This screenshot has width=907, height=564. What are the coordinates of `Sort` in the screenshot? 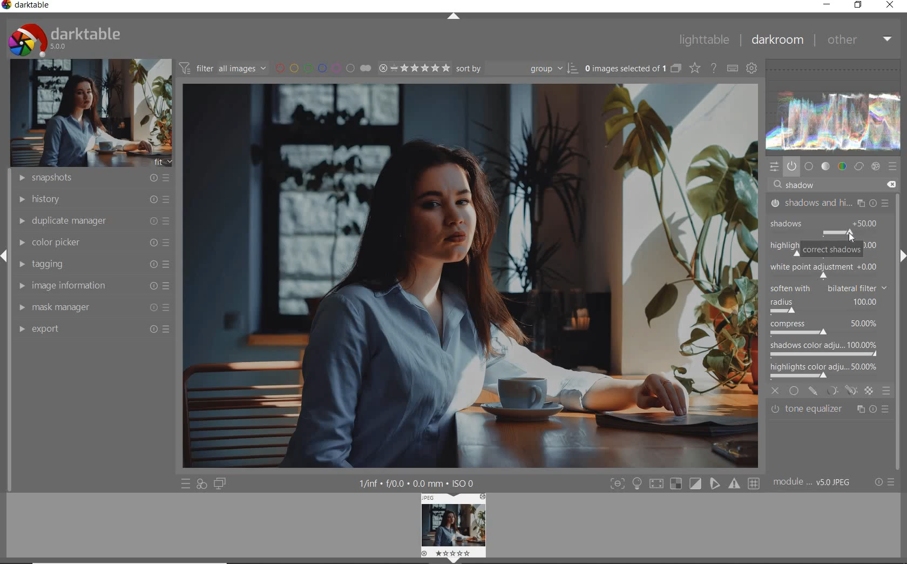 It's located at (518, 68).